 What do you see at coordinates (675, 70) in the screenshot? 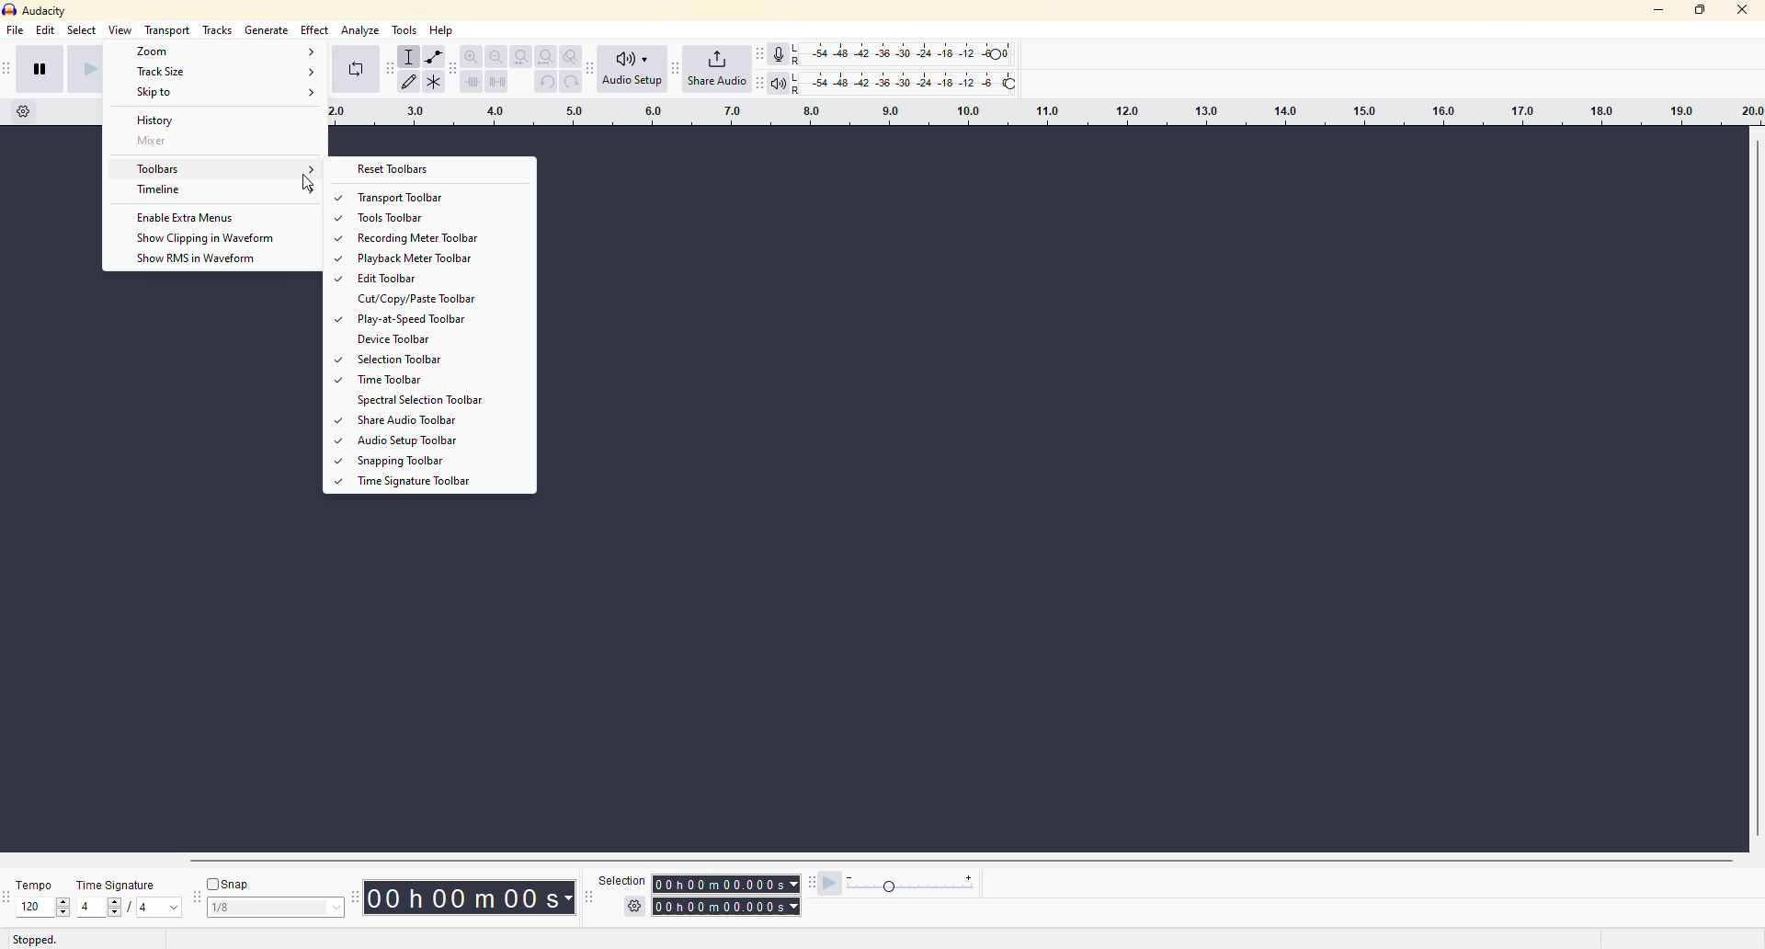
I see `audacity share audio toolbar` at bounding box center [675, 70].